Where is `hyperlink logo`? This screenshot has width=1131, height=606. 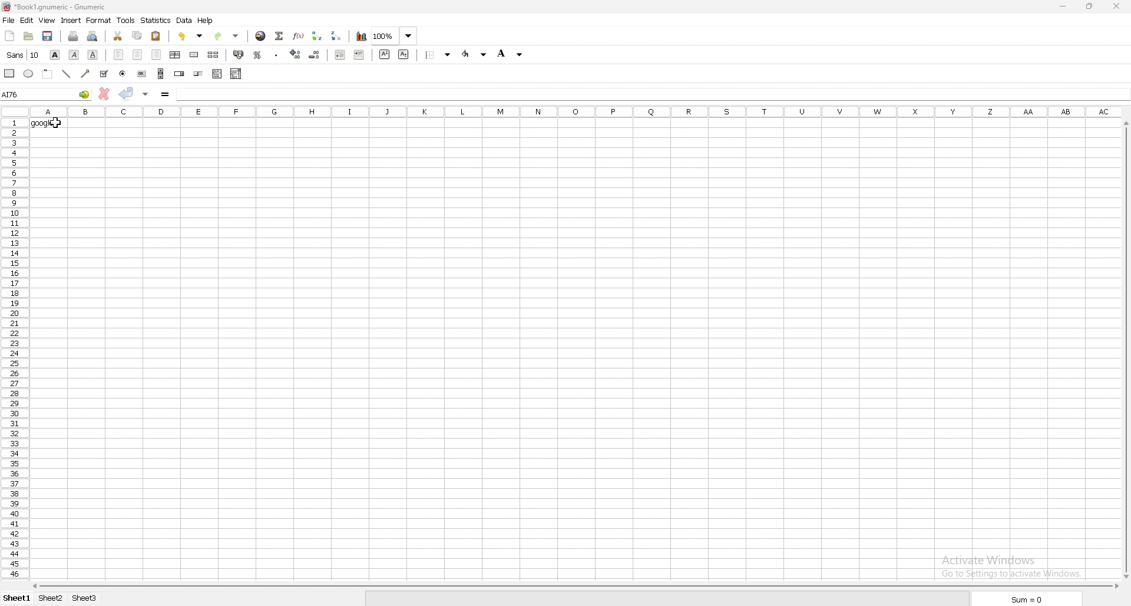 hyperlink logo is located at coordinates (7, 6).